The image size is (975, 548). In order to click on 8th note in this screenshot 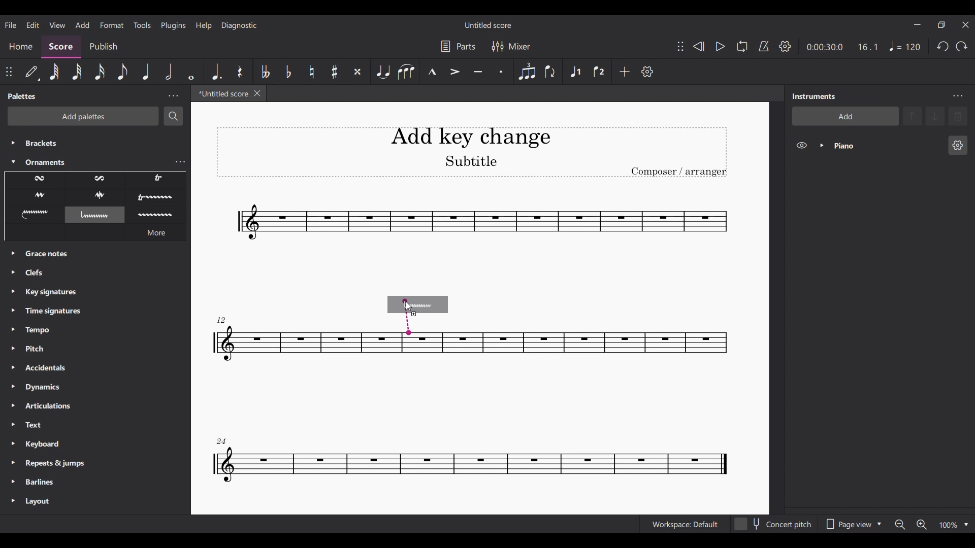, I will do `click(122, 72)`.